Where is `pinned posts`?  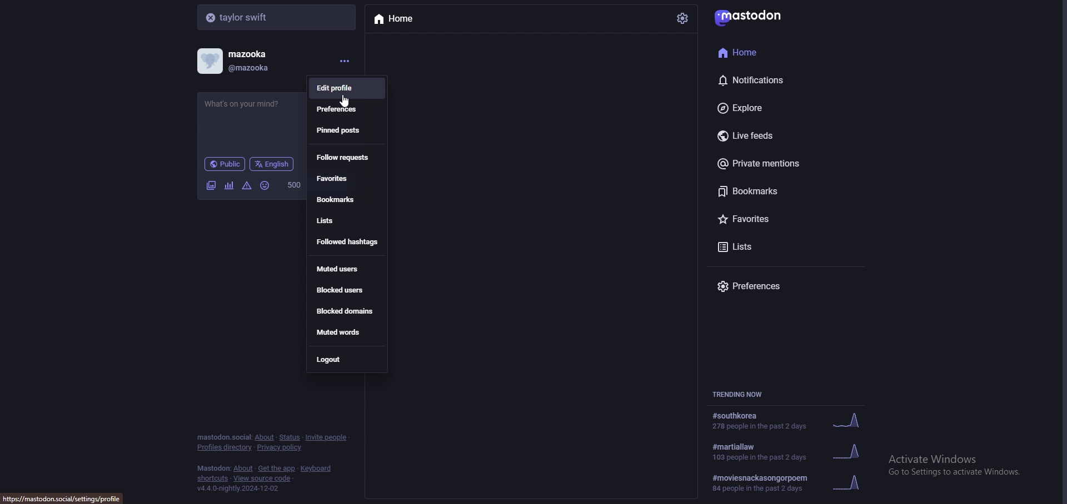
pinned posts is located at coordinates (349, 130).